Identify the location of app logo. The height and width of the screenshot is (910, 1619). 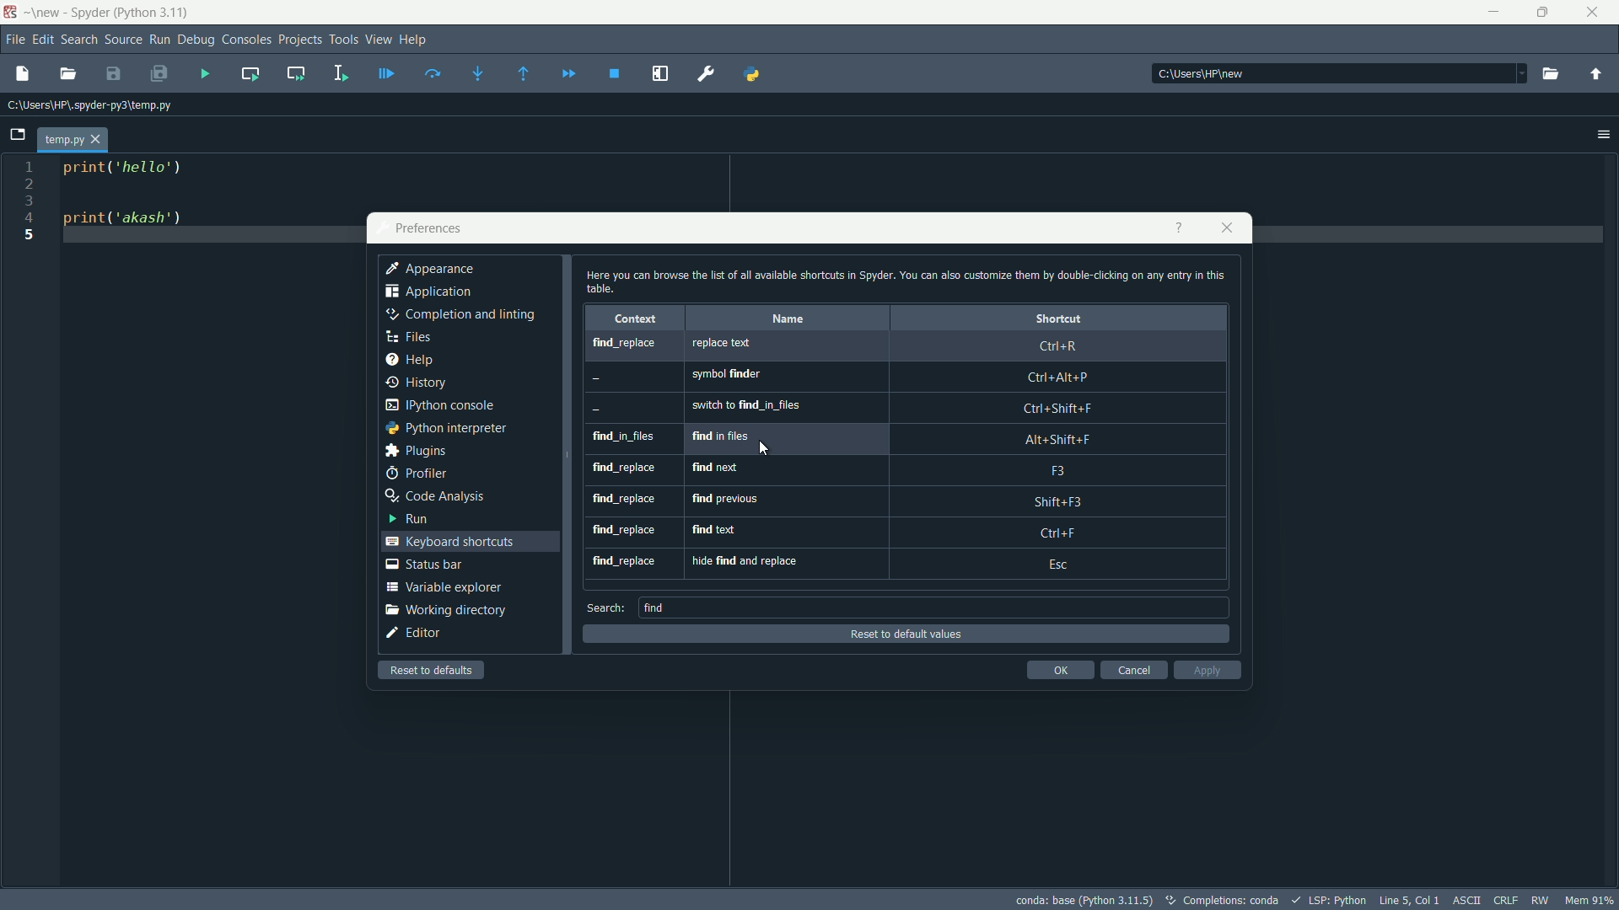
(10, 13).